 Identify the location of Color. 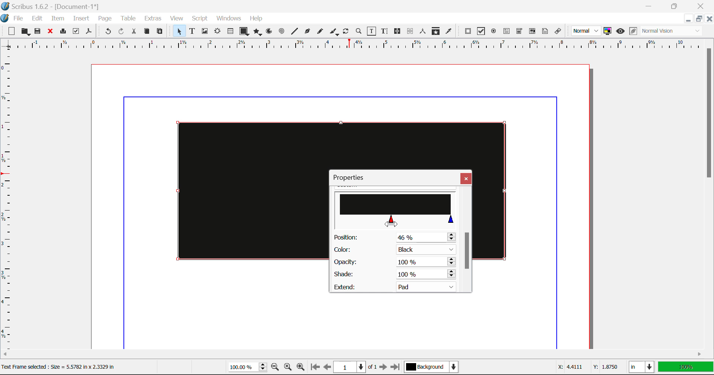
(393, 250).